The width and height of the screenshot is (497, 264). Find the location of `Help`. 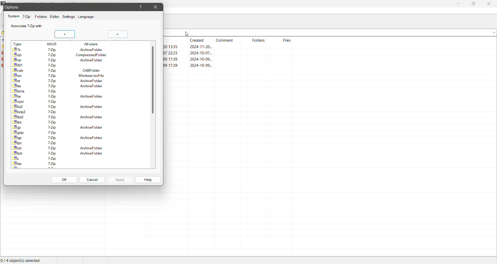

Help is located at coordinates (147, 180).